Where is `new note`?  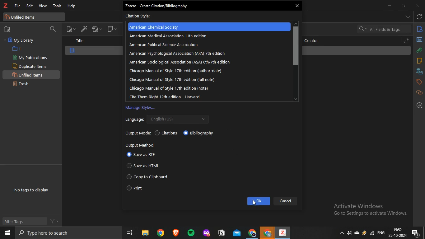
new note is located at coordinates (112, 29).